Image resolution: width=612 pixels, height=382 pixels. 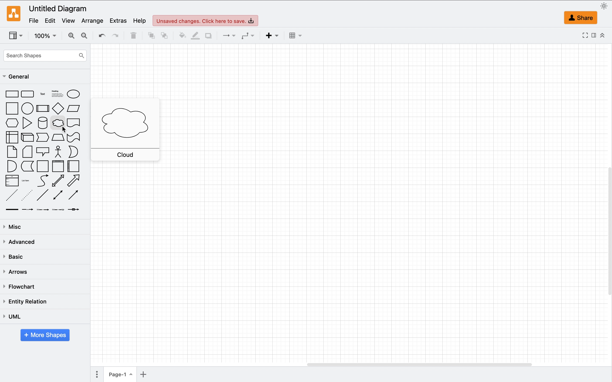 I want to click on date storage, so click(x=28, y=168).